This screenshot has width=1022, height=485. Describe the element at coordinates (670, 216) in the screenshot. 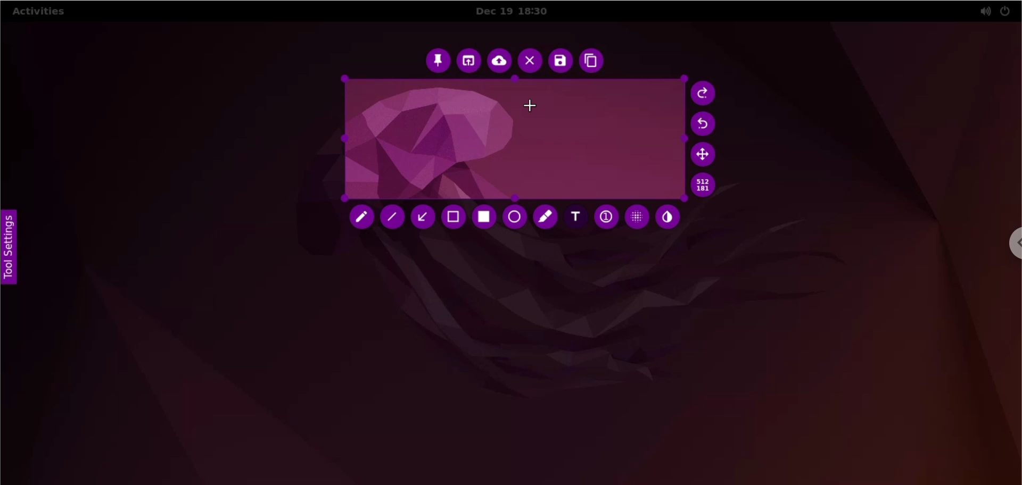

I see `inverter tool` at that location.